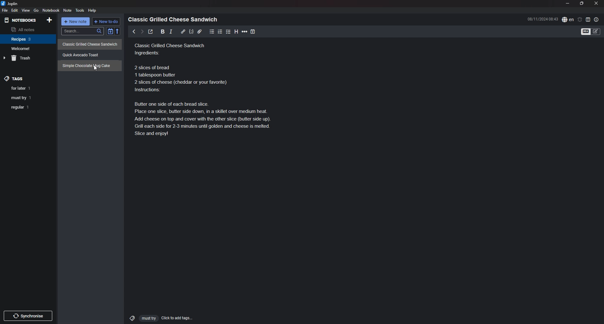 This screenshot has width=604, height=324. I want to click on heading, so click(175, 20).